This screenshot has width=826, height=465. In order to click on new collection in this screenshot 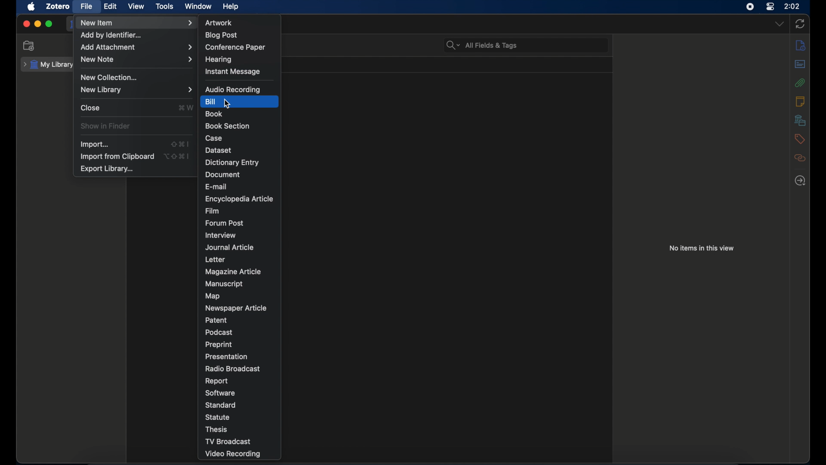, I will do `click(30, 45)`.